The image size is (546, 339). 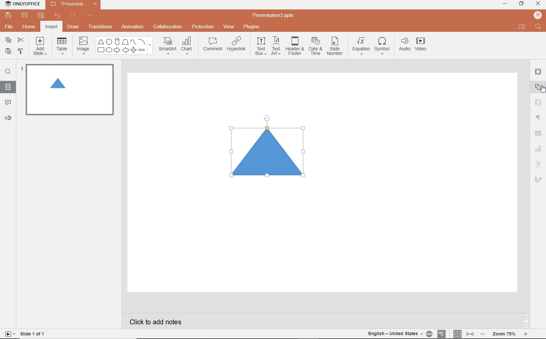 What do you see at coordinates (537, 87) in the screenshot?
I see `SHAPE SETTINGS` at bounding box center [537, 87].